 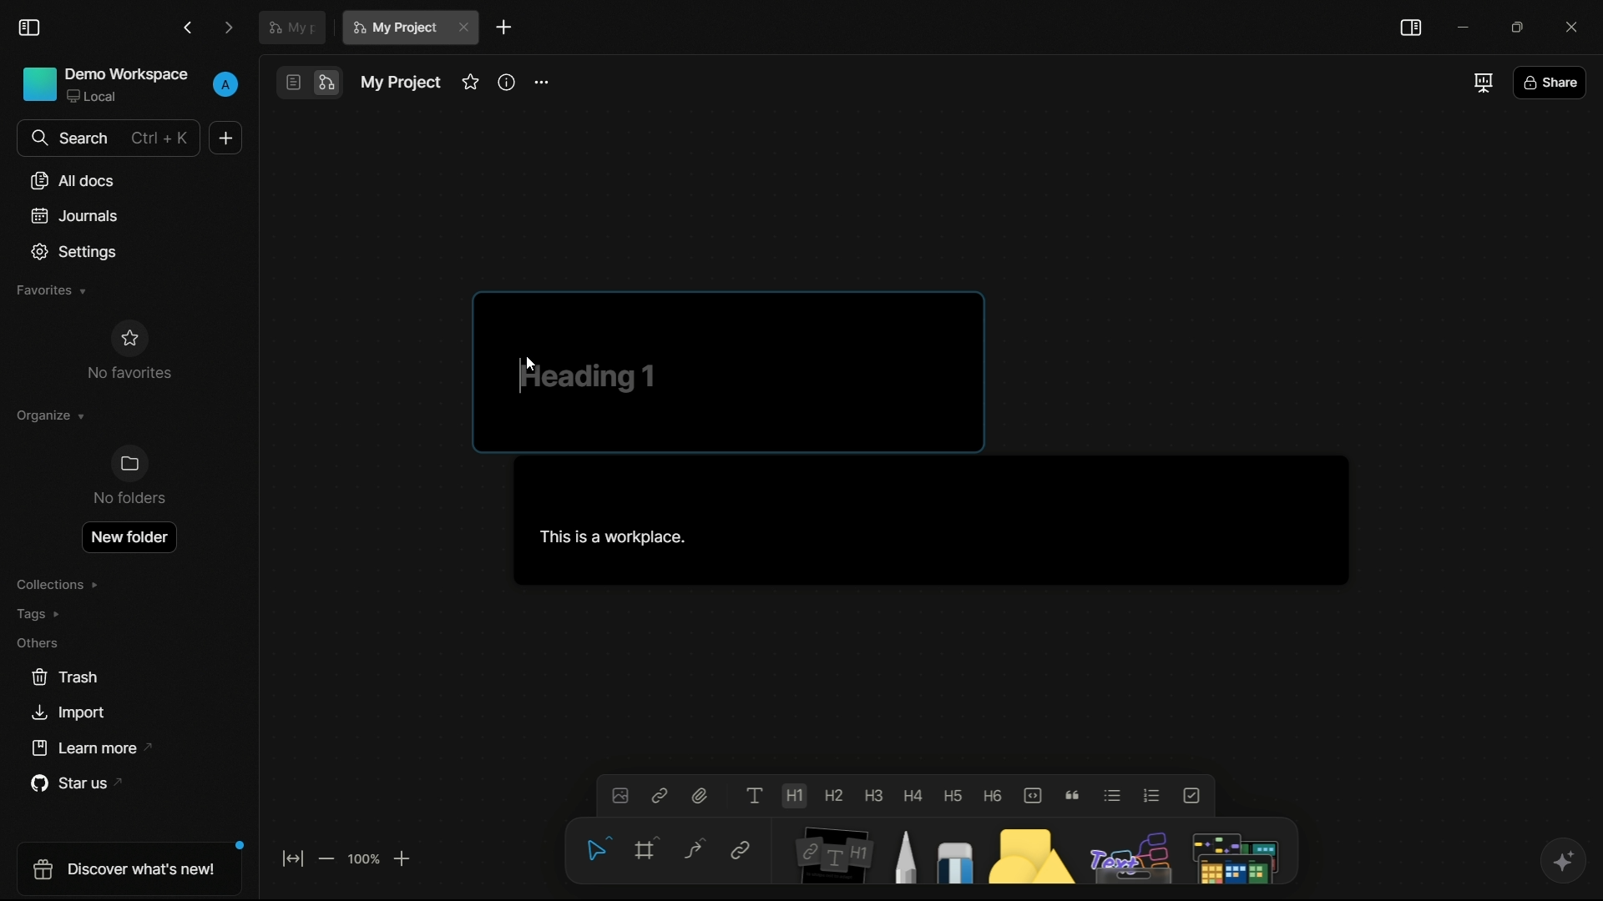 I want to click on close app, so click(x=1576, y=25).